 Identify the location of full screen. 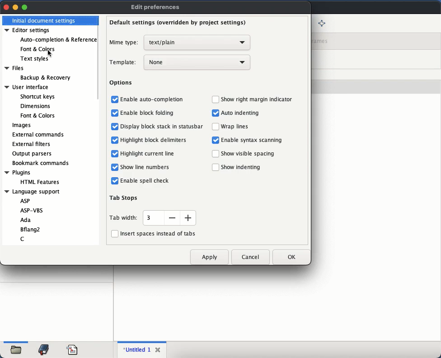
(322, 23).